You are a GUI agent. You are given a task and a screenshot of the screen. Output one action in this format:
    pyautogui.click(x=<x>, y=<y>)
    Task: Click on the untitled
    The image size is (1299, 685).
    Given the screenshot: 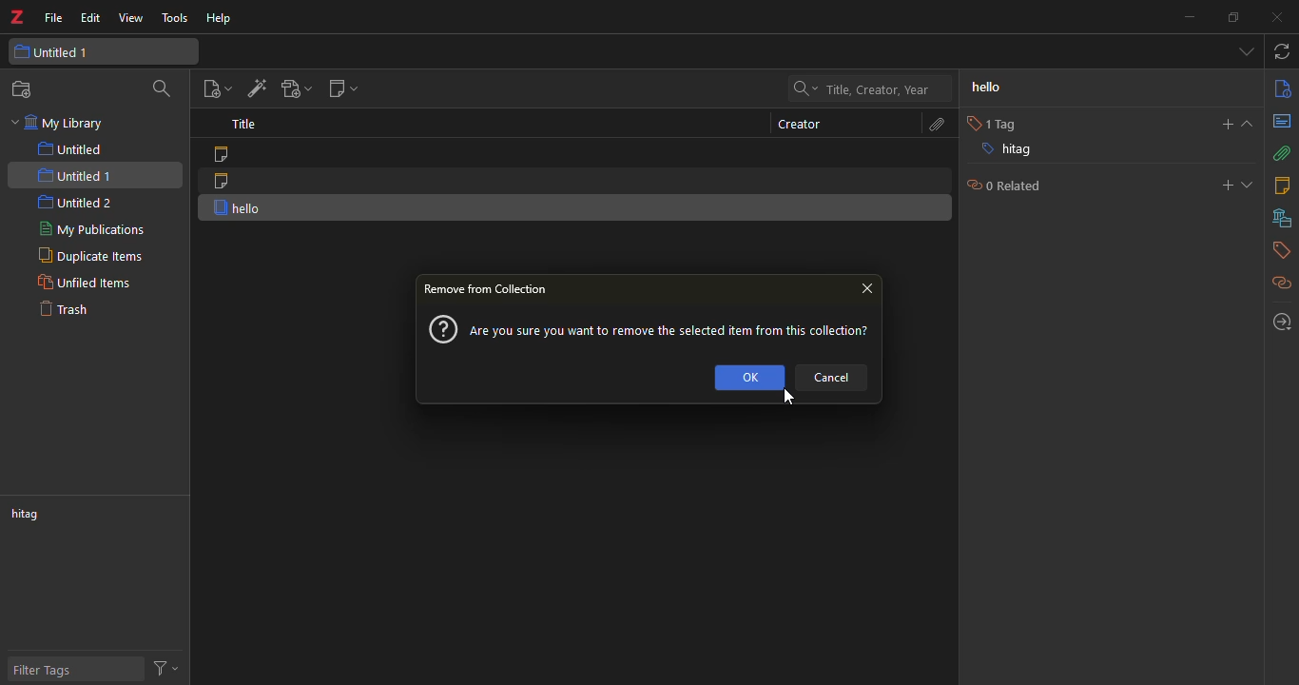 What is the action you would take?
    pyautogui.click(x=75, y=149)
    